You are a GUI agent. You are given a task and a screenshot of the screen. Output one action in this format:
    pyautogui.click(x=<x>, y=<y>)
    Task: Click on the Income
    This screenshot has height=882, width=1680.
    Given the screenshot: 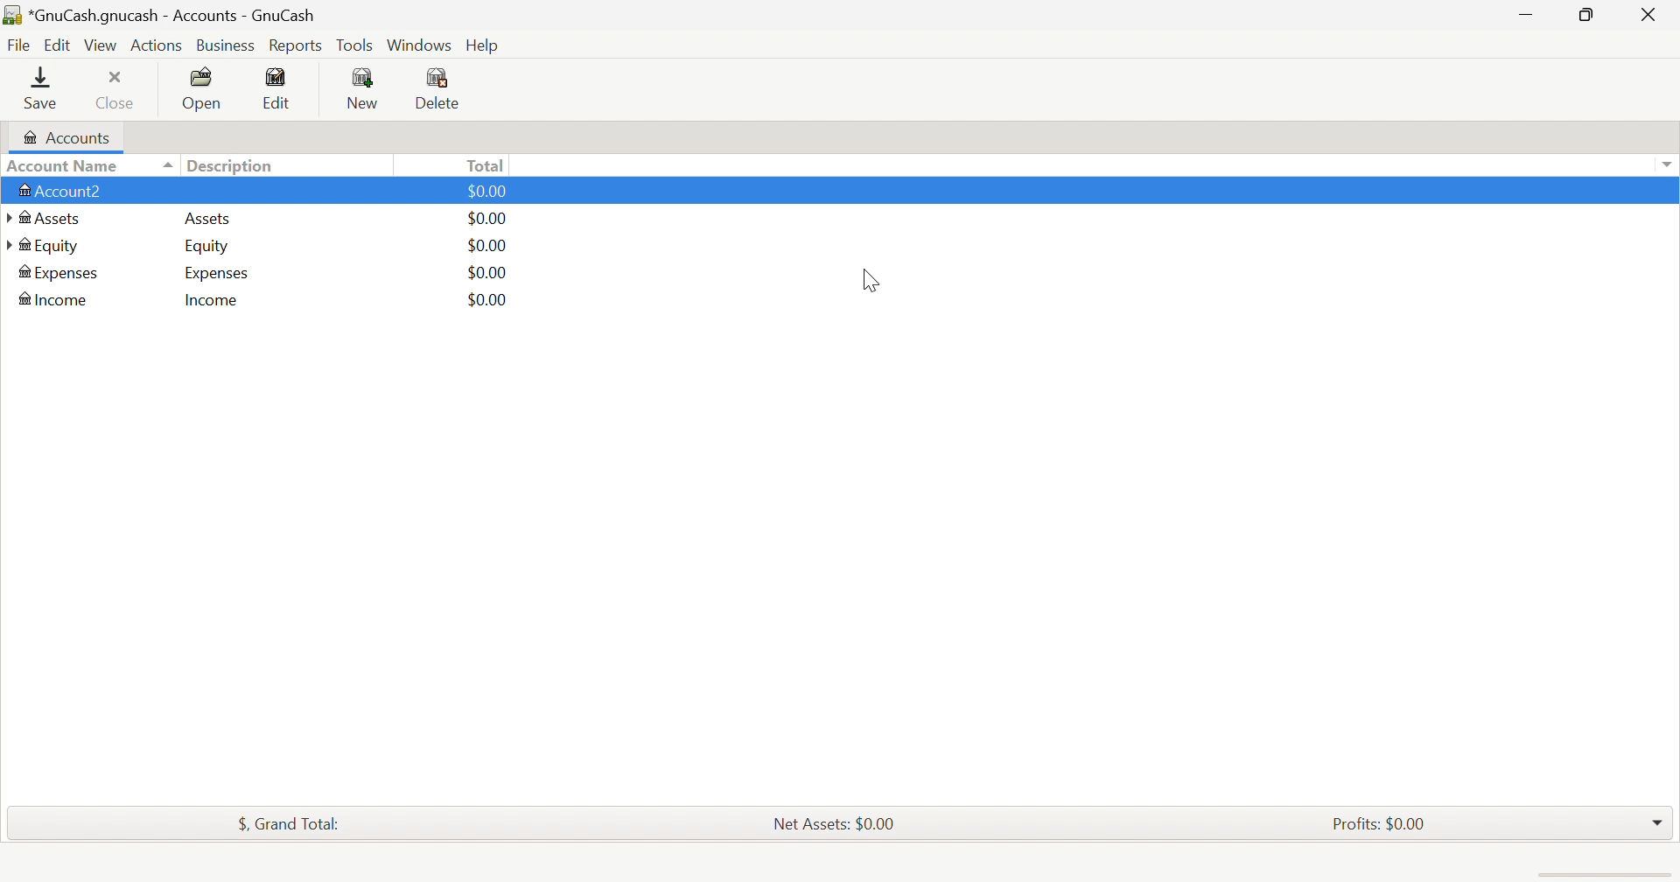 What is the action you would take?
    pyautogui.click(x=213, y=303)
    